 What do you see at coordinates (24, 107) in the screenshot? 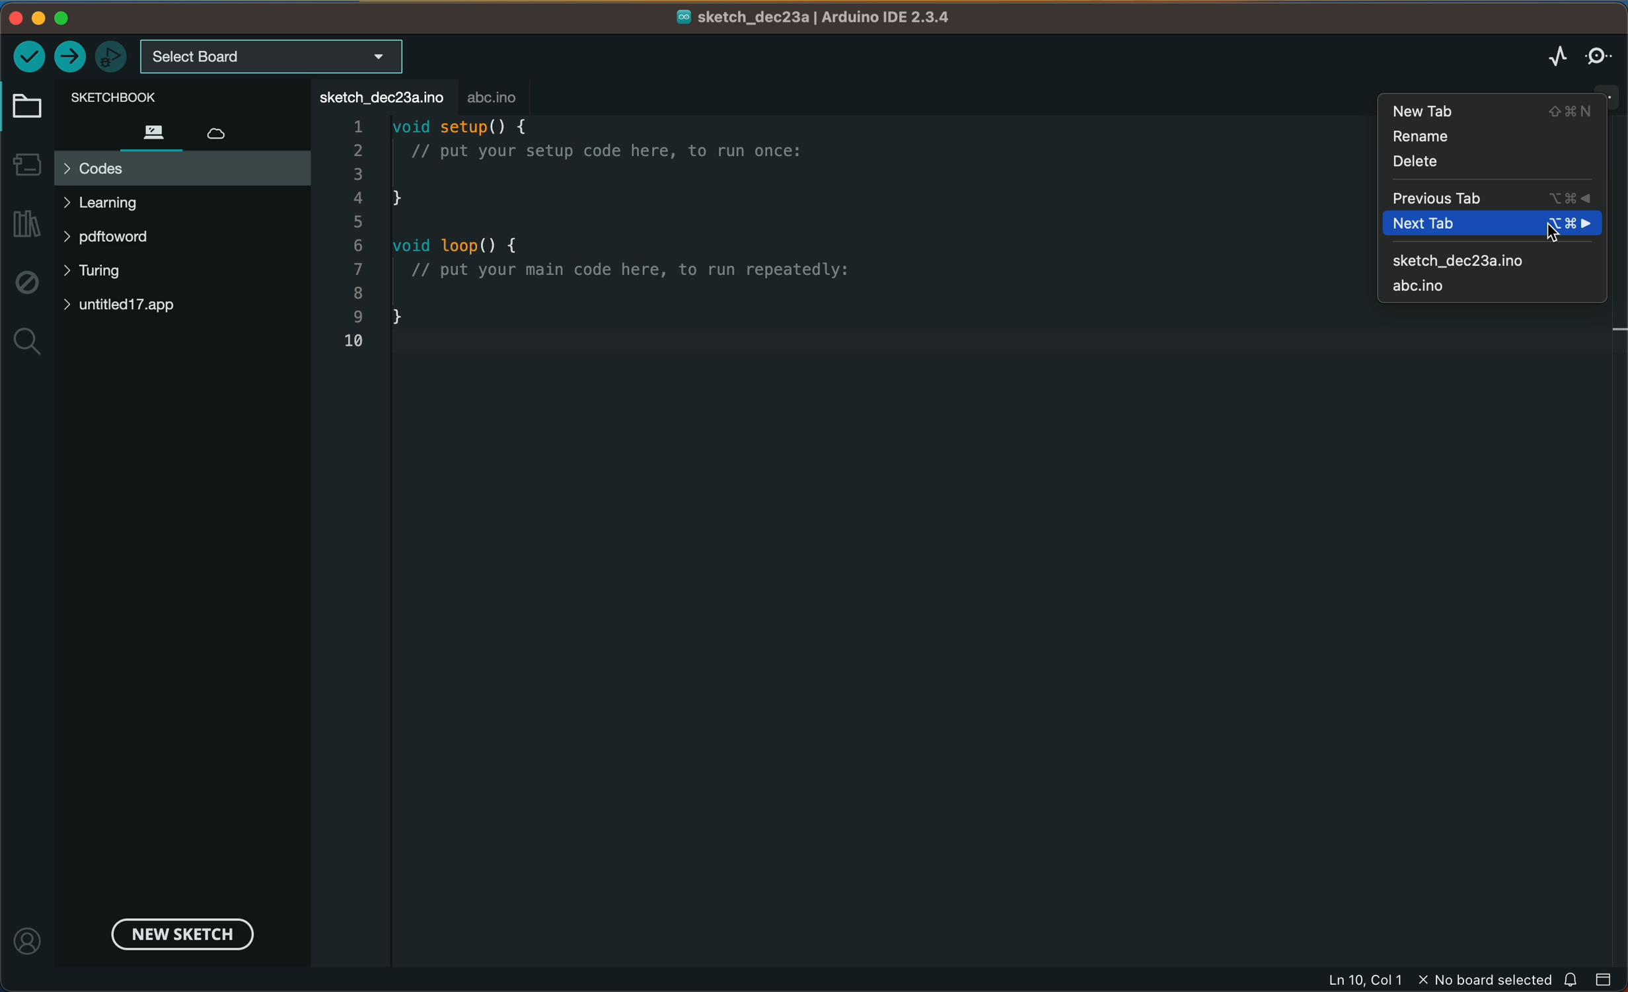
I see `folder` at bounding box center [24, 107].